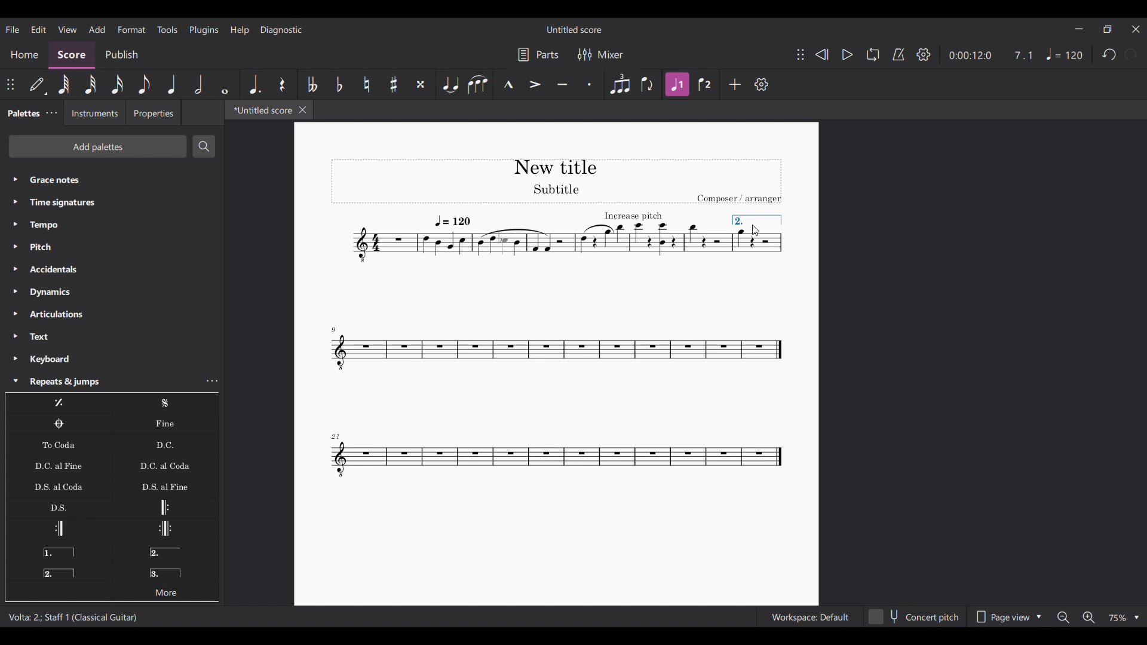 The image size is (1147, 645). What do you see at coordinates (91, 84) in the screenshot?
I see `32nd note` at bounding box center [91, 84].